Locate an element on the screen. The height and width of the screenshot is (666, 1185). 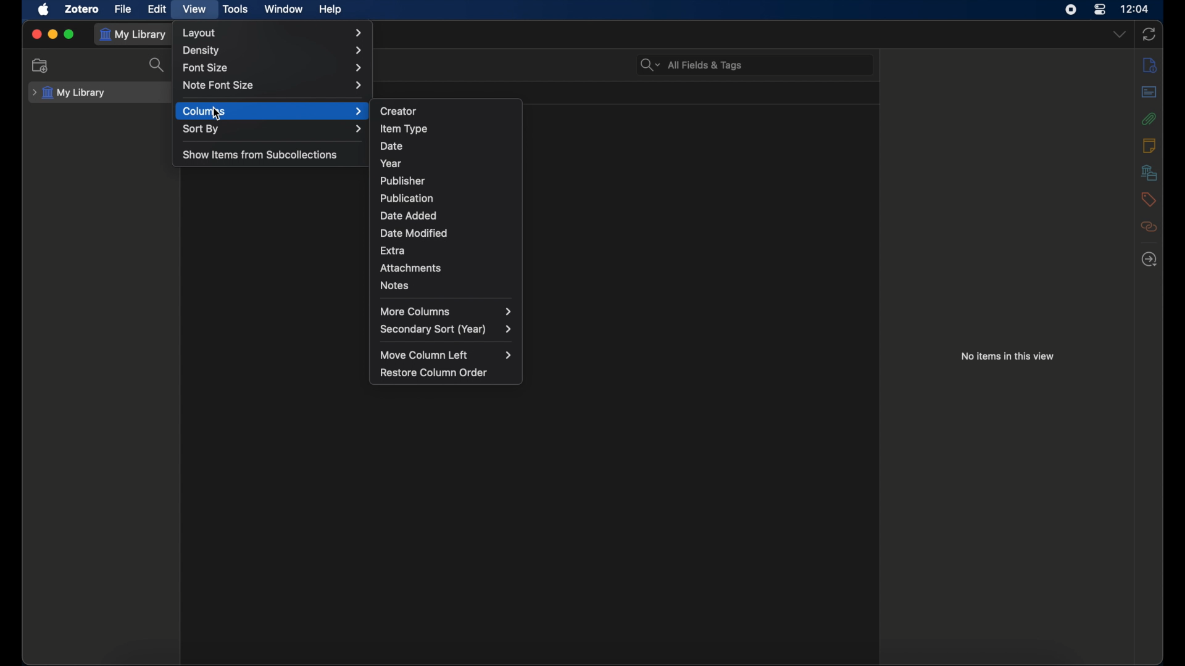
sync is located at coordinates (1149, 35).